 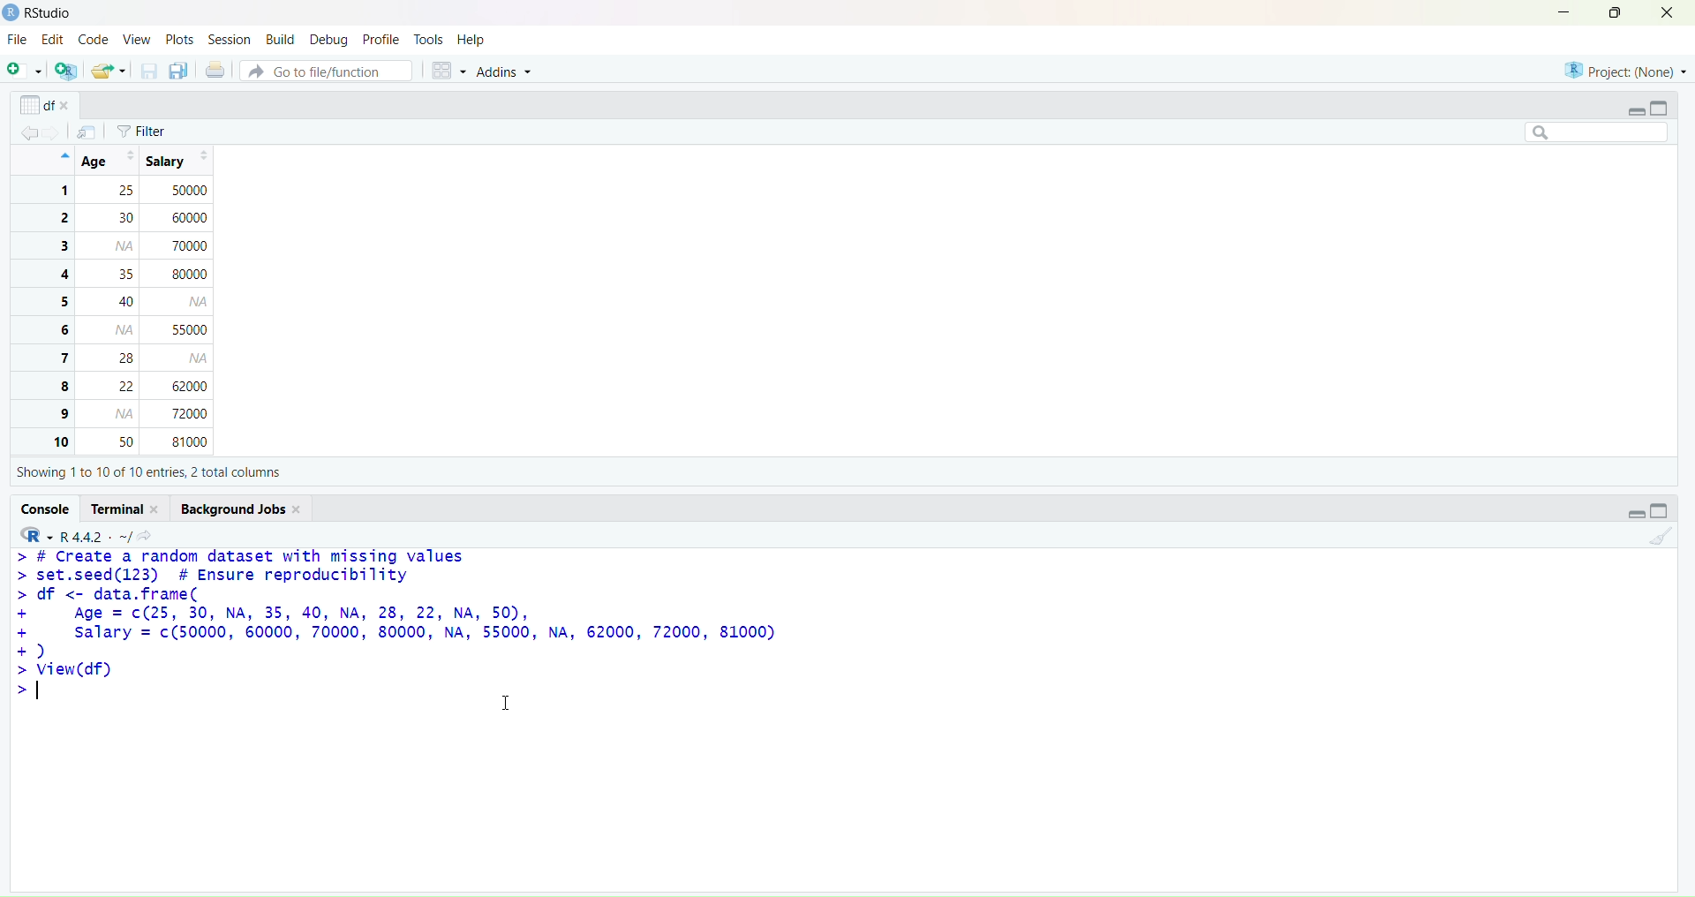 I want to click on Showing 1 to 10 of 10 entries, 2 total columns, so click(x=145, y=471).